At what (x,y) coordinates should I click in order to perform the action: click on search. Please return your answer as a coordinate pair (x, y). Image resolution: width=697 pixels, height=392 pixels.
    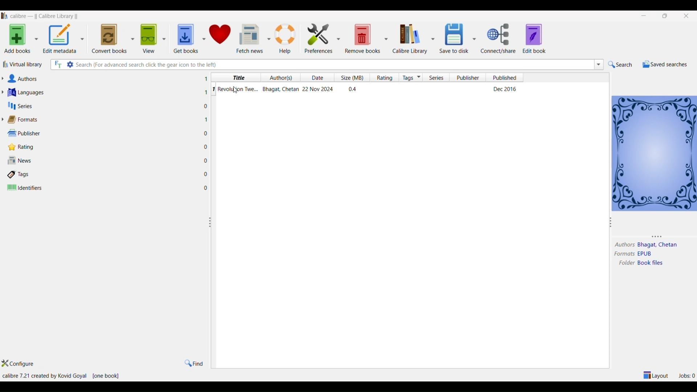
    Looking at the image, I should click on (620, 65).